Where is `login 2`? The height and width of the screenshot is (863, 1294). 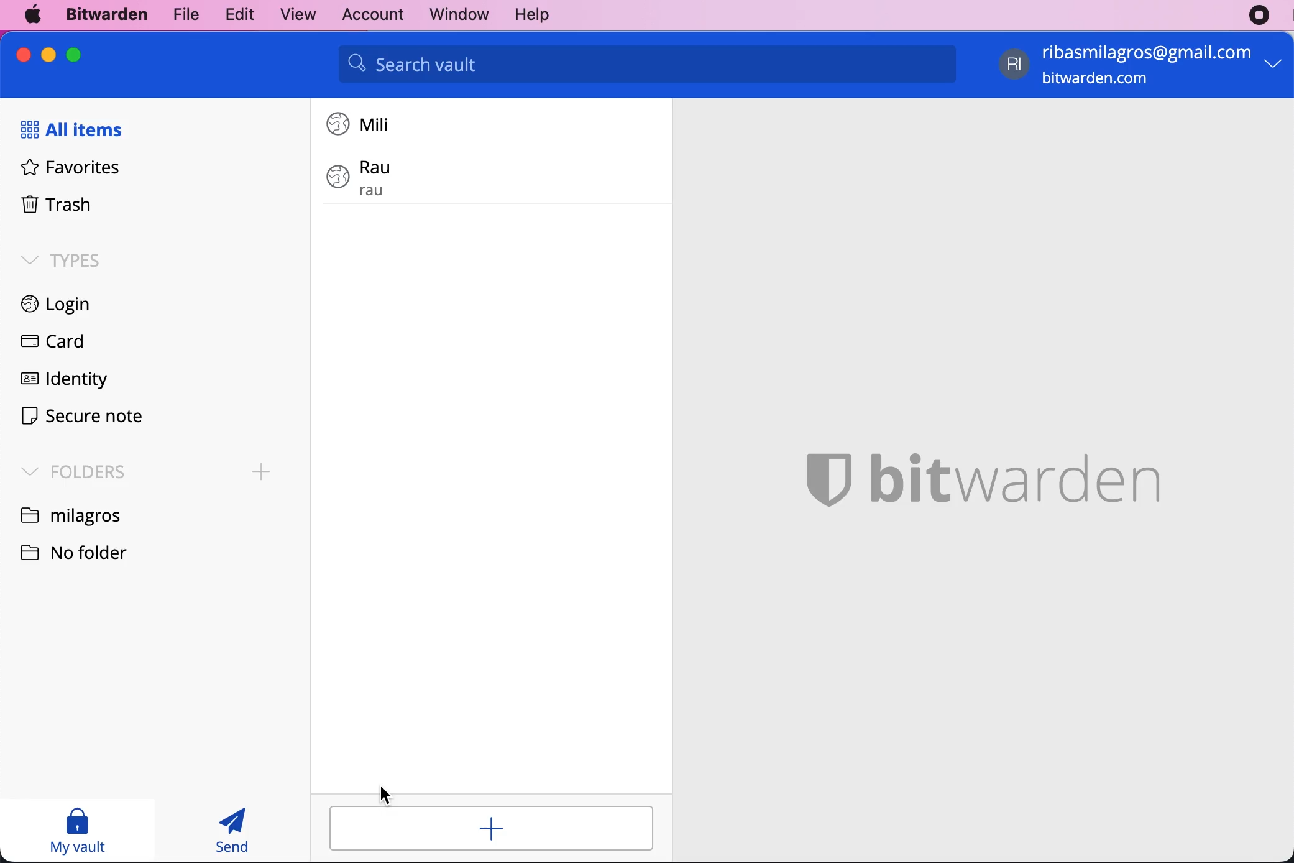 login 2 is located at coordinates (413, 177).